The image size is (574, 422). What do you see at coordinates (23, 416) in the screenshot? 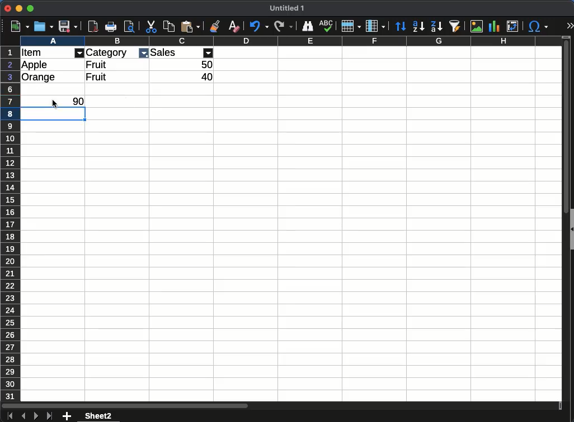
I see `previous sheet` at bounding box center [23, 416].